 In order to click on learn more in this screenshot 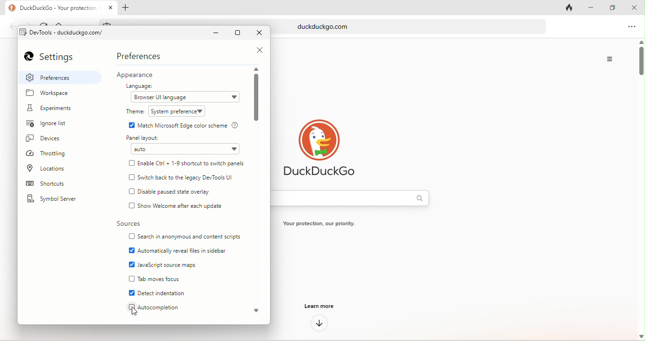, I will do `click(318, 307)`.